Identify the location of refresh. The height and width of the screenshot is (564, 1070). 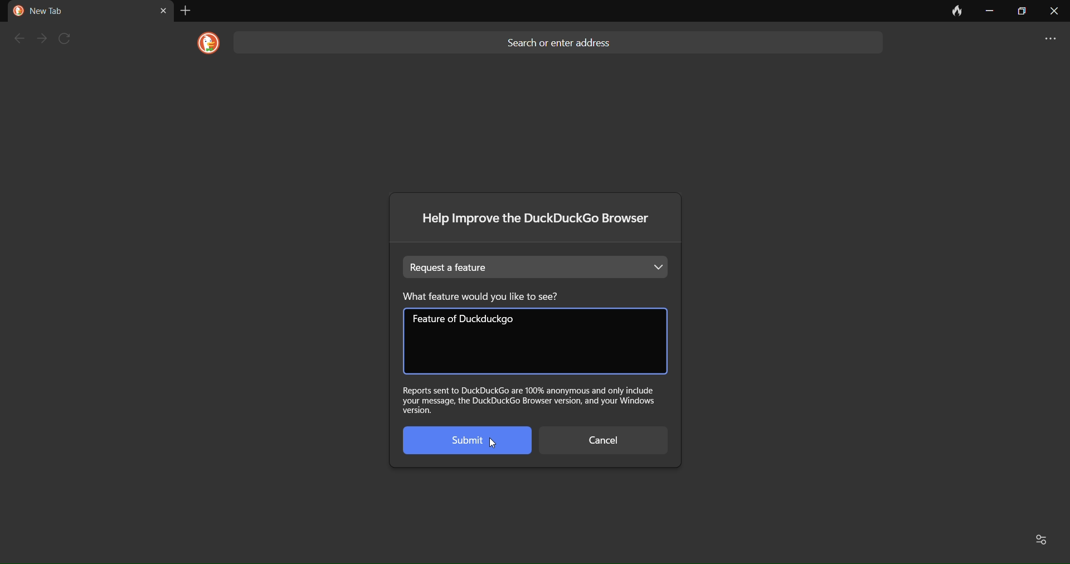
(69, 38).